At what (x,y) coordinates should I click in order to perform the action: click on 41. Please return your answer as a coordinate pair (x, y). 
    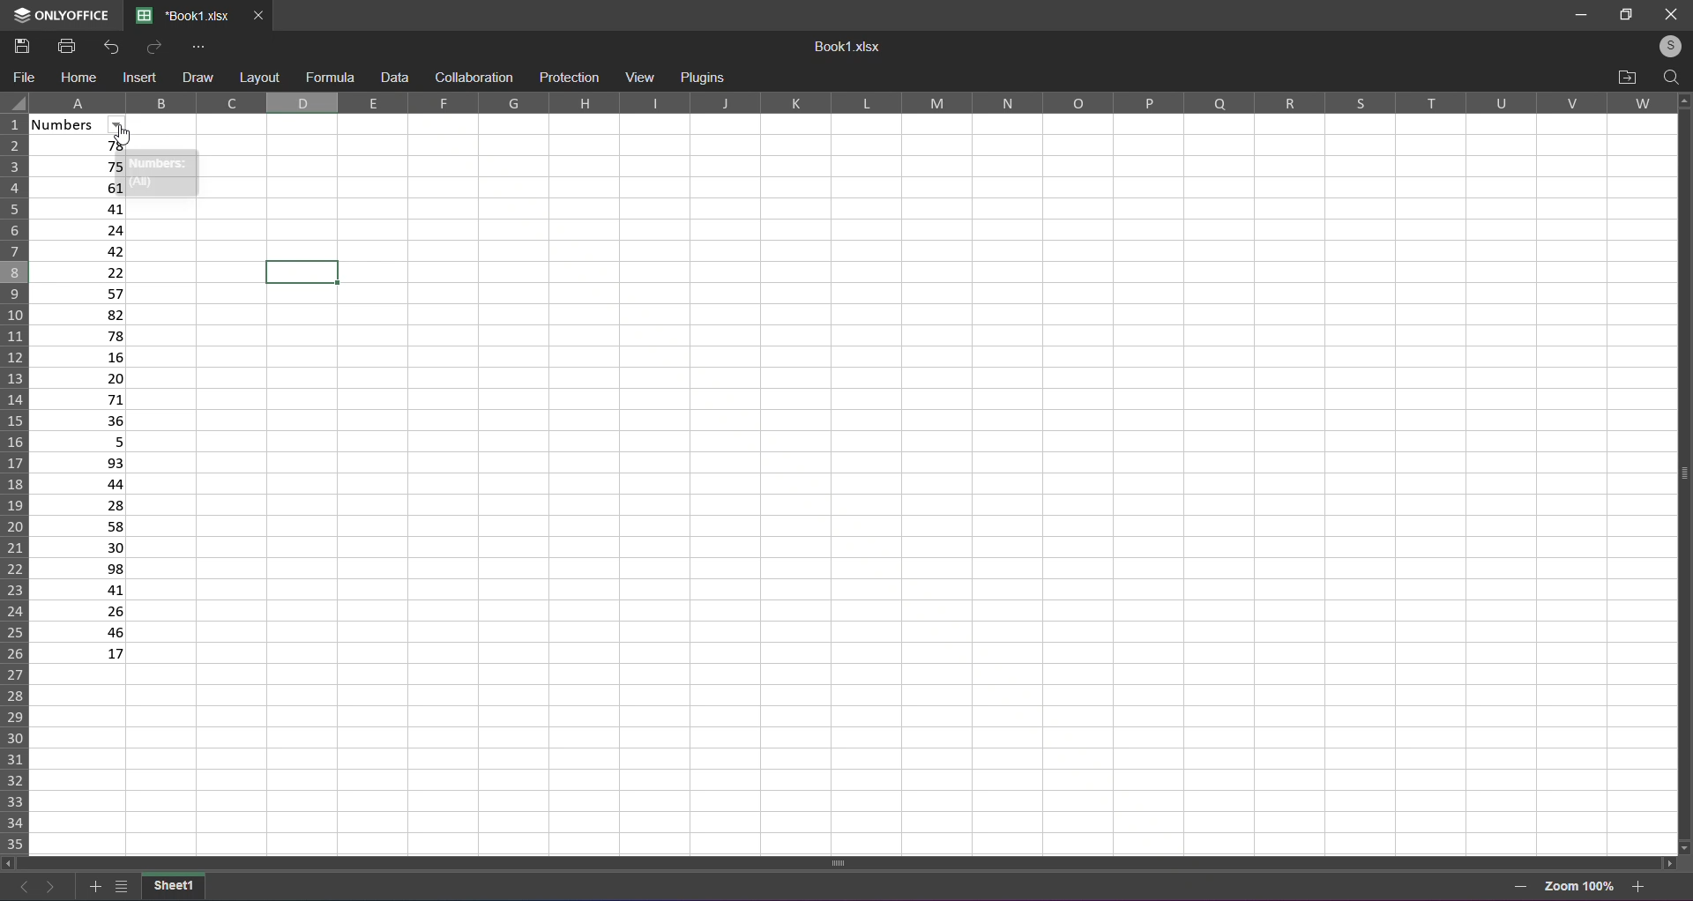
    Looking at the image, I should click on (82, 207).